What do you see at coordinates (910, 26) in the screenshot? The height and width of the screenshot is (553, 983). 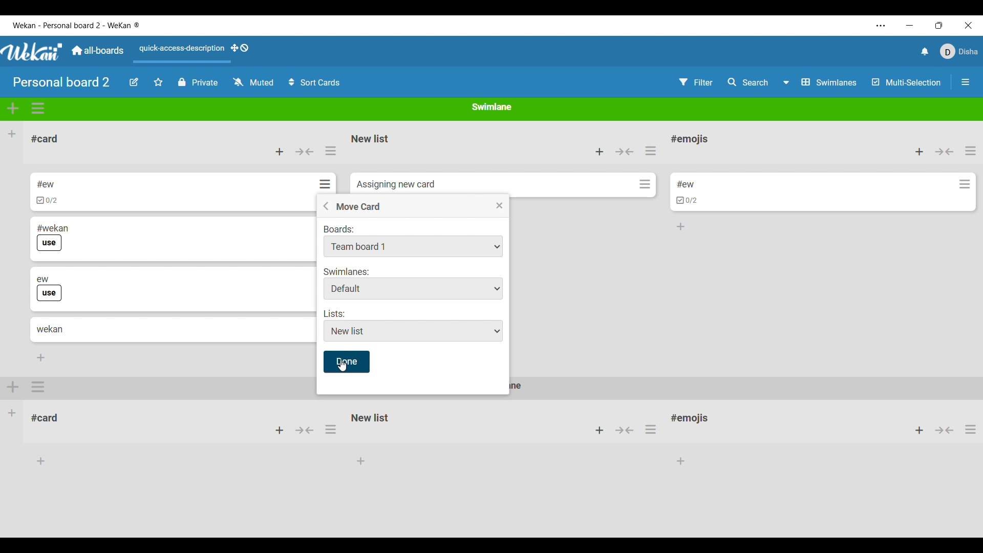 I see `Minimize` at bounding box center [910, 26].